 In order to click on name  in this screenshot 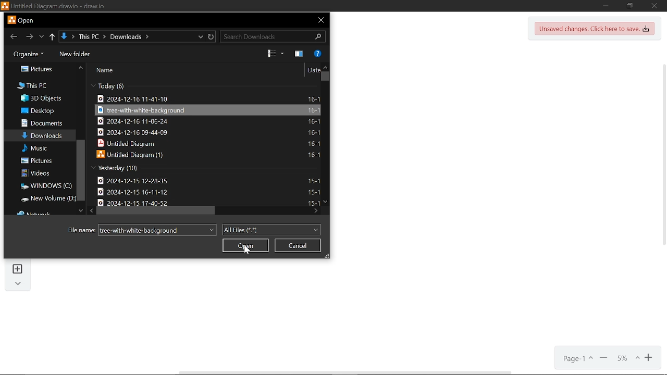, I will do `click(105, 70)`.